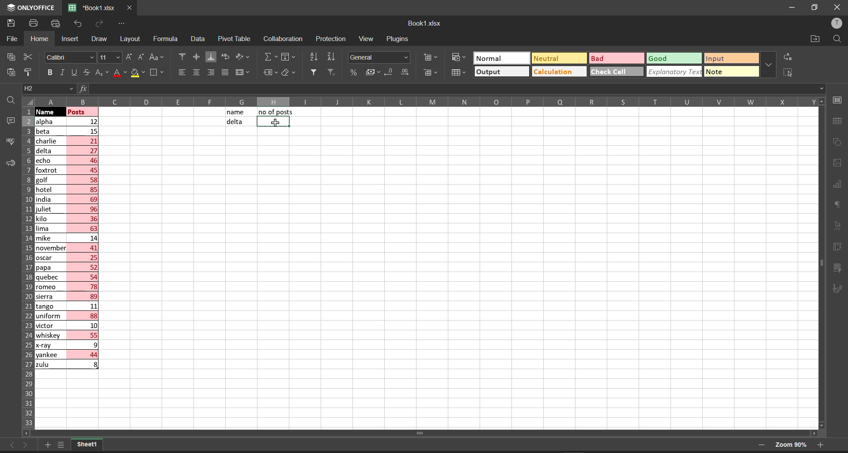 This screenshot has height=453, width=848. Describe the element at coordinates (761, 446) in the screenshot. I see `zoom out` at that location.